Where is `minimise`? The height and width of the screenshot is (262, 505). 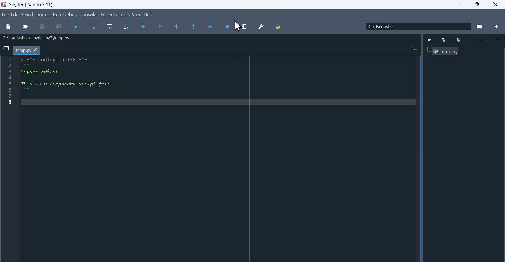 minimise is located at coordinates (458, 4).